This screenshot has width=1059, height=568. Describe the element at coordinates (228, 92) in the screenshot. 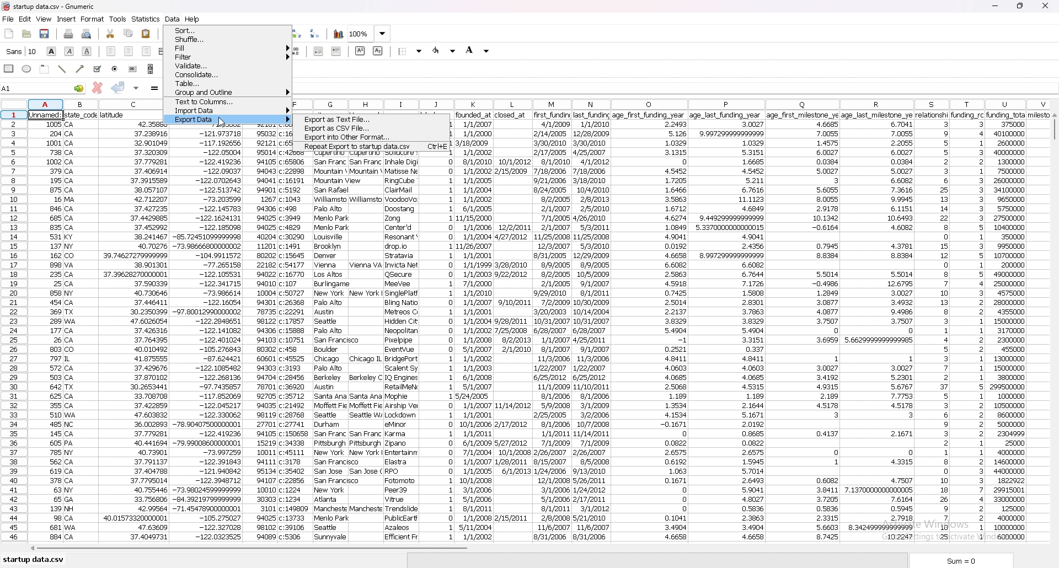

I see `group and outline` at that location.